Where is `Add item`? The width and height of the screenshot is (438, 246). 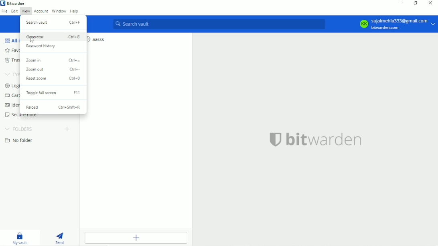
Add item is located at coordinates (137, 238).